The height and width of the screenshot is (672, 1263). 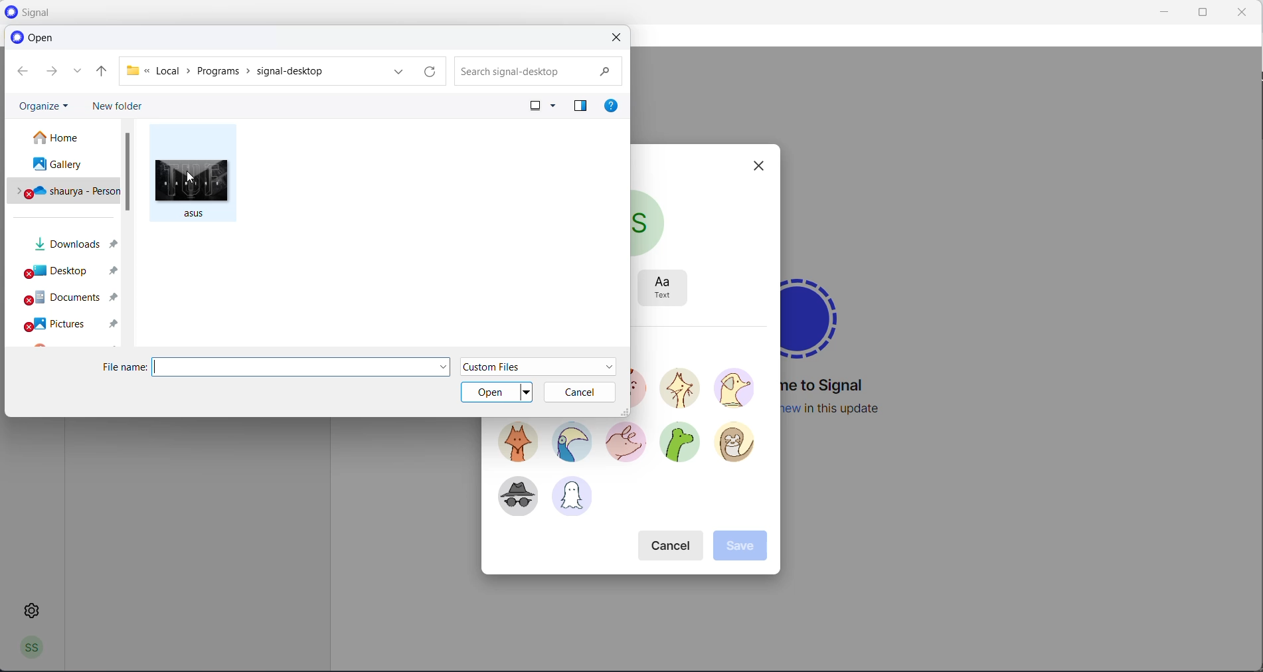 I want to click on path dropdown button, so click(x=396, y=74).